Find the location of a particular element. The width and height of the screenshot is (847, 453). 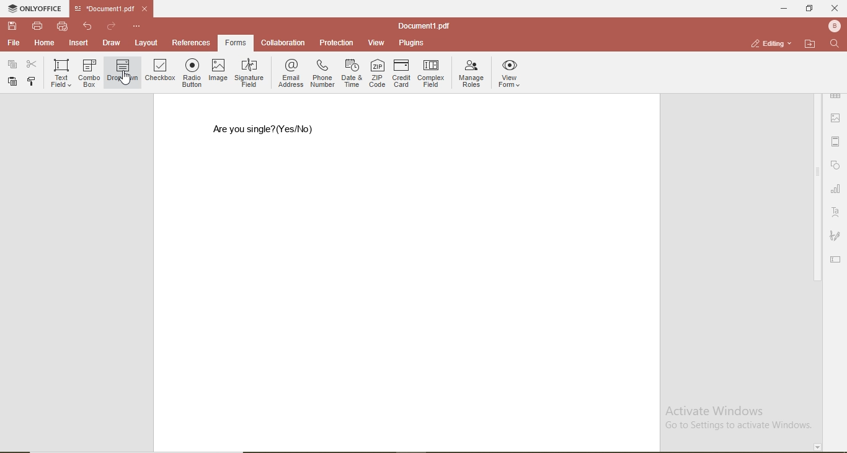

paste special is located at coordinates (14, 65).